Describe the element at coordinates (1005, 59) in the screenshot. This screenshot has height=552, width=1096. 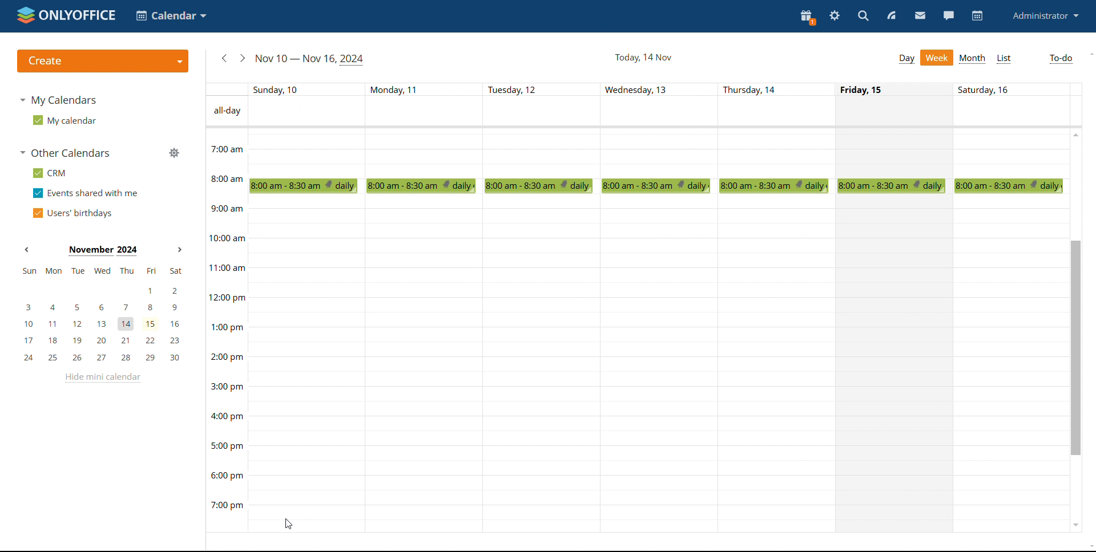
I see `list view` at that location.